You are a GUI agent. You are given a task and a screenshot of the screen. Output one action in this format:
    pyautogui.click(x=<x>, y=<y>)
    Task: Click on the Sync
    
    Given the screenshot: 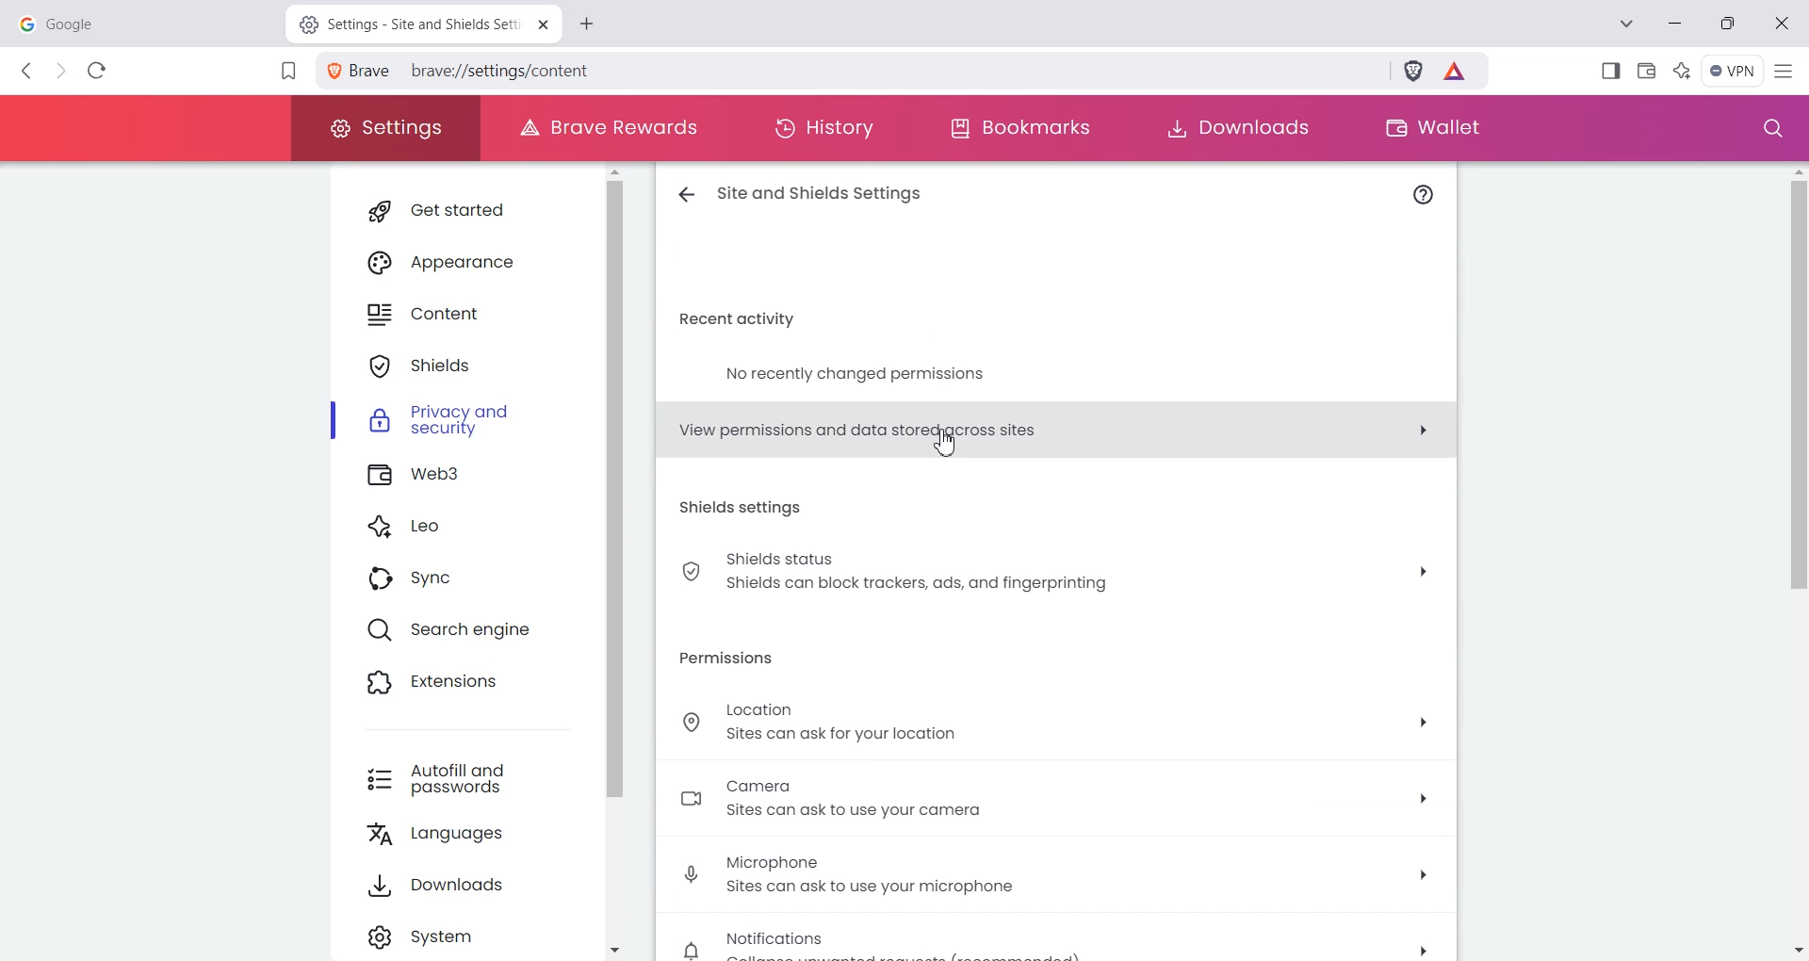 What is the action you would take?
    pyautogui.click(x=463, y=580)
    